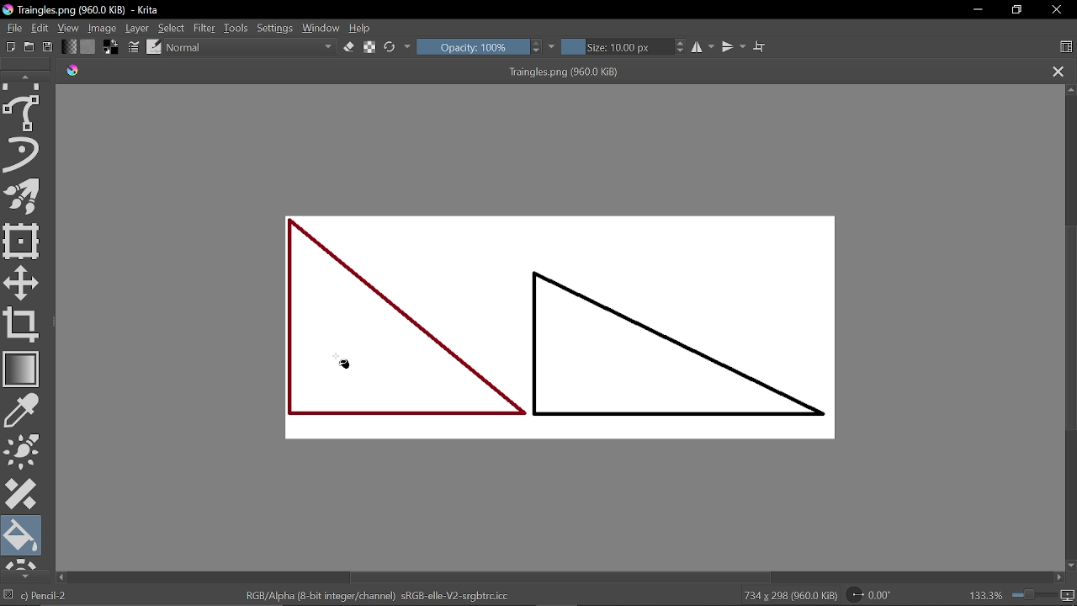 This screenshot has height=606, width=1077. I want to click on Move a layer, so click(24, 283).